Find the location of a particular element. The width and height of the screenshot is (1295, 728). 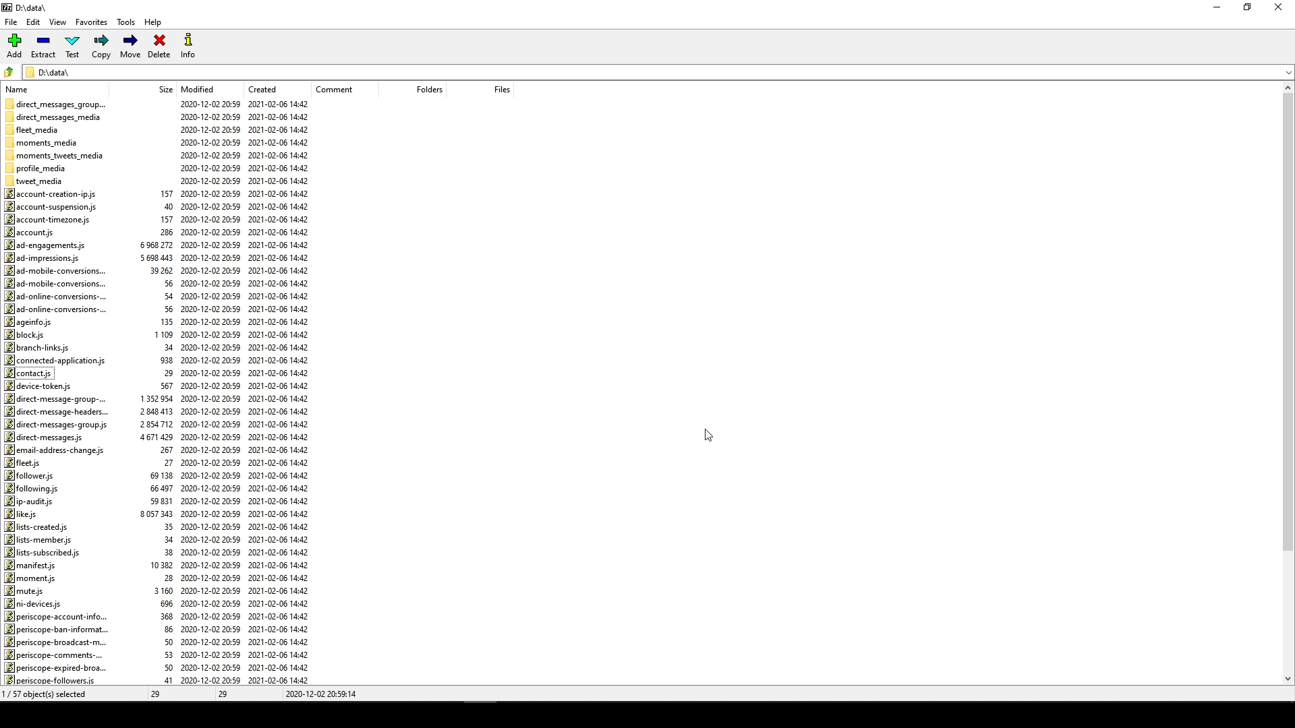

ad-mobile-conversions is located at coordinates (54, 271).